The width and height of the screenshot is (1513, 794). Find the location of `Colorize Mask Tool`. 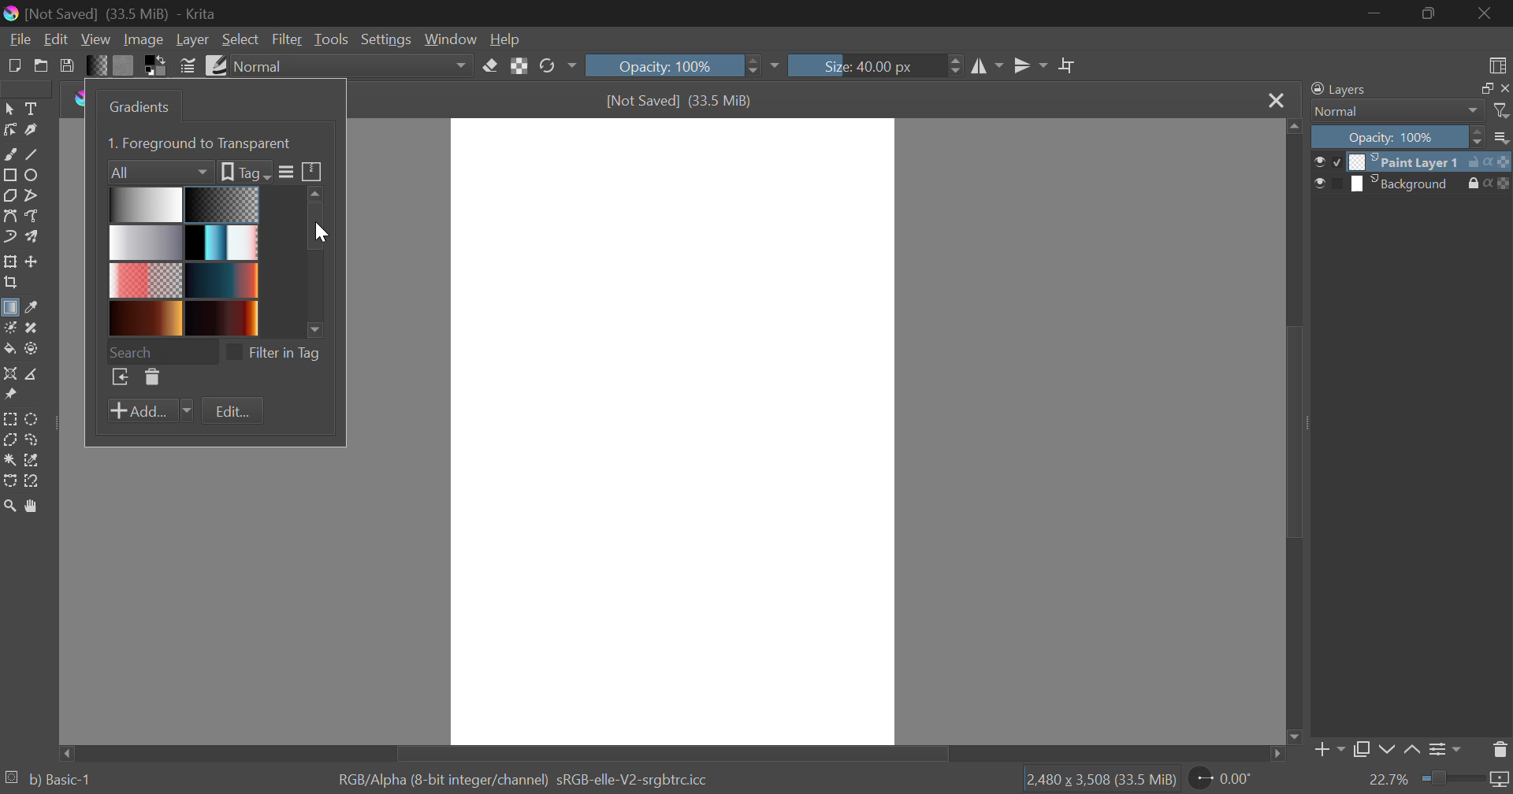

Colorize Mask Tool is located at coordinates (9, 328).